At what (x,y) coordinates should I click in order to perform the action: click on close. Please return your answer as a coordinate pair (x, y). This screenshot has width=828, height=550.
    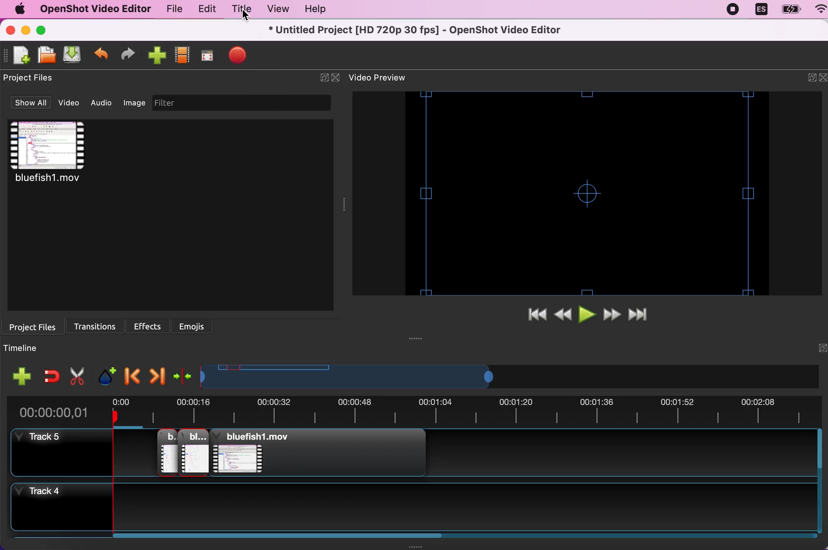
    Looking at the image, I should click on (336, 78).